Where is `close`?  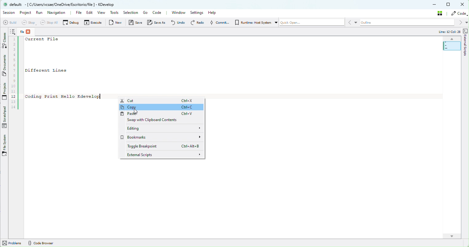
close is located at coordinates (463, 4).